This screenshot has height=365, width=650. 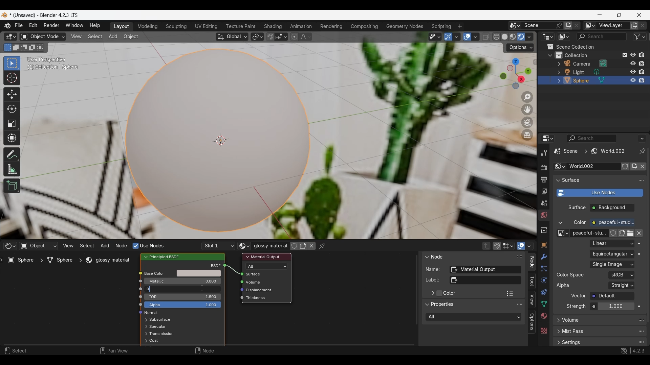 What do you see at coordinates (508, 246) in the screenshot?
I see `Stop node element` at bounding box center [508, 246].